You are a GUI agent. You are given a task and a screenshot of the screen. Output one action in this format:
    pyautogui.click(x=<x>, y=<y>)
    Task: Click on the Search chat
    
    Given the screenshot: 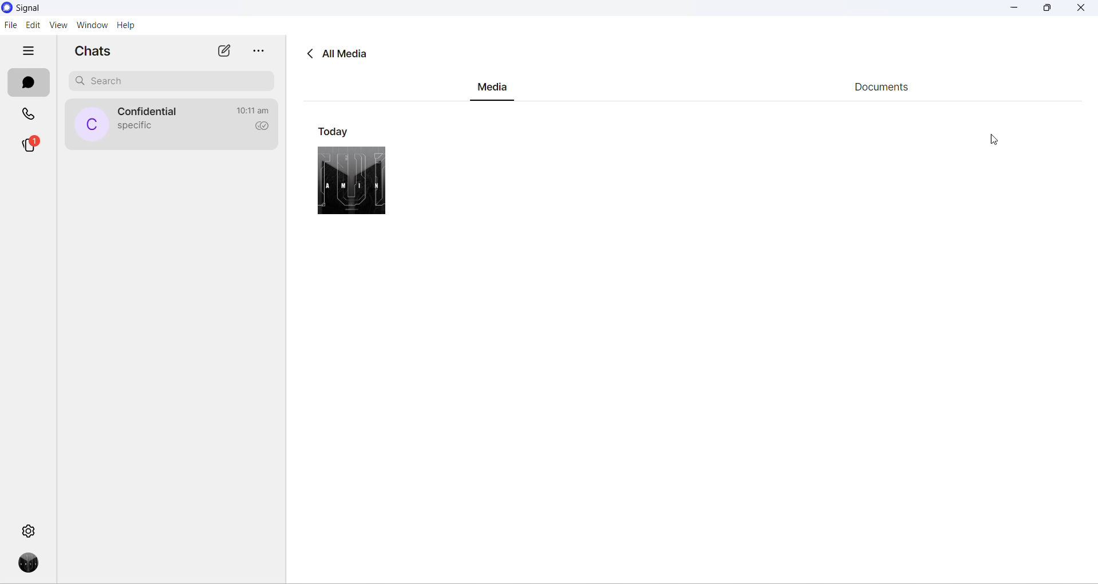 What is the action you would take?
    pyautogui.click(x=175, y=84)
    